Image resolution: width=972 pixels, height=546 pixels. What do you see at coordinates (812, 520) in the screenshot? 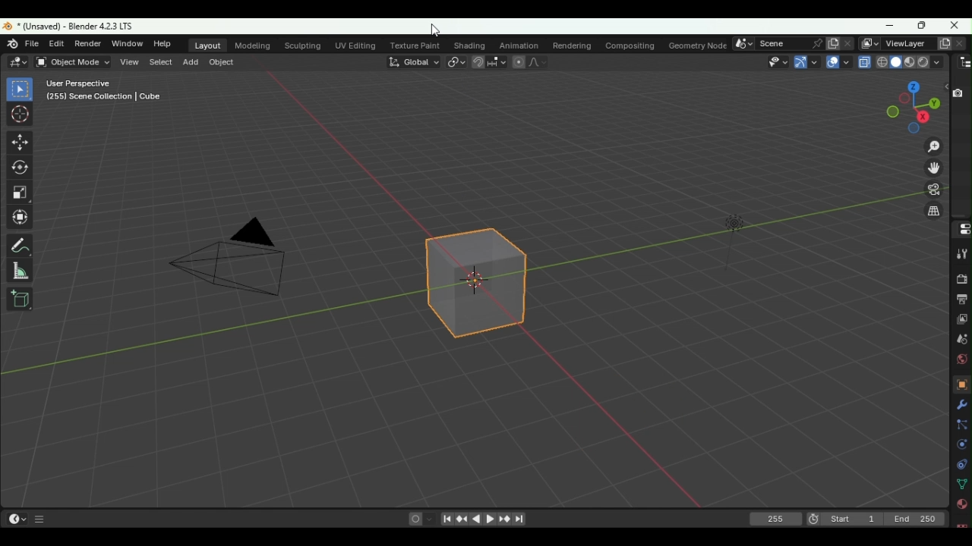
I see `Use preview range` at bounding box center [812, 520].